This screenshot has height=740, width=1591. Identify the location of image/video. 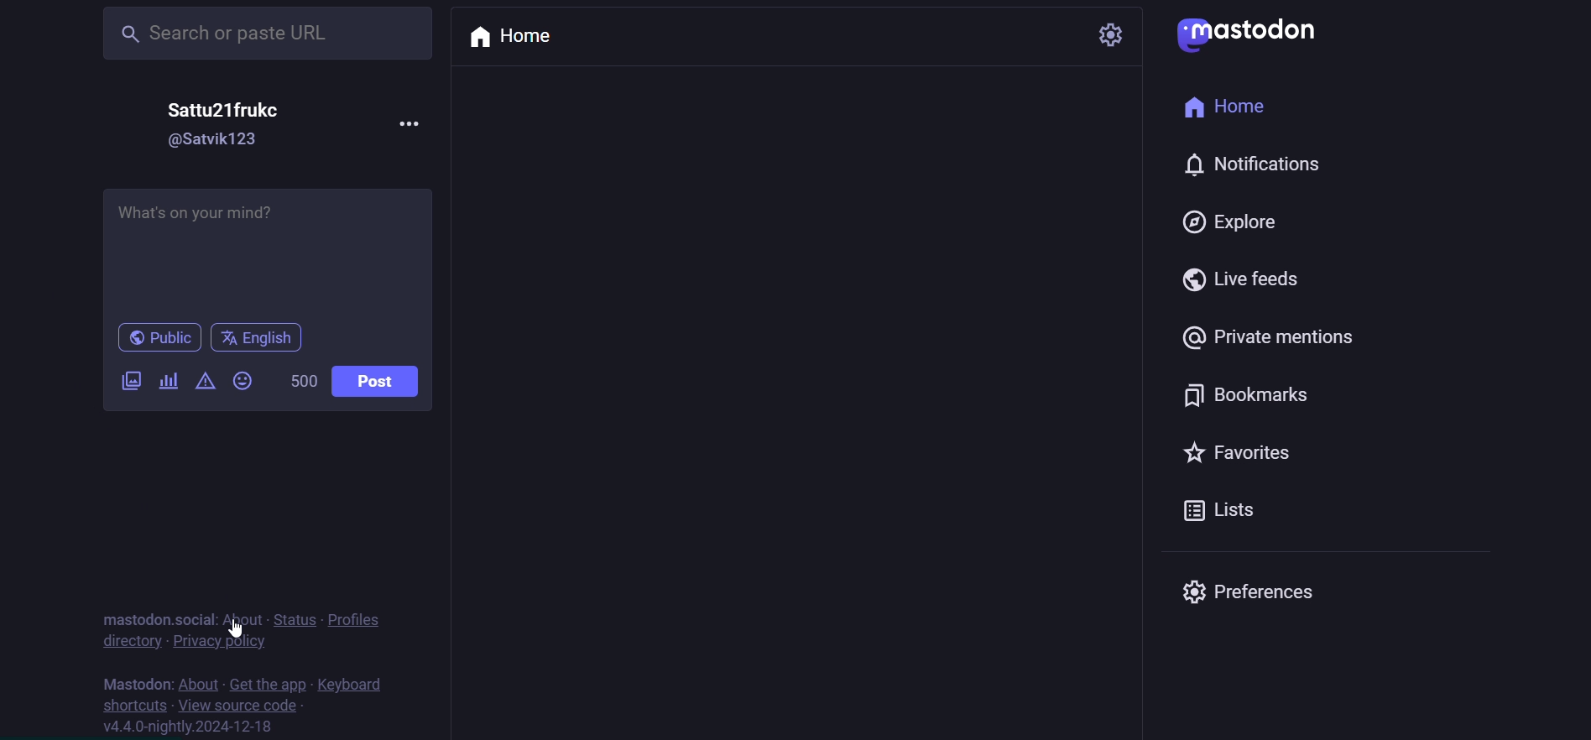
(128, 379).